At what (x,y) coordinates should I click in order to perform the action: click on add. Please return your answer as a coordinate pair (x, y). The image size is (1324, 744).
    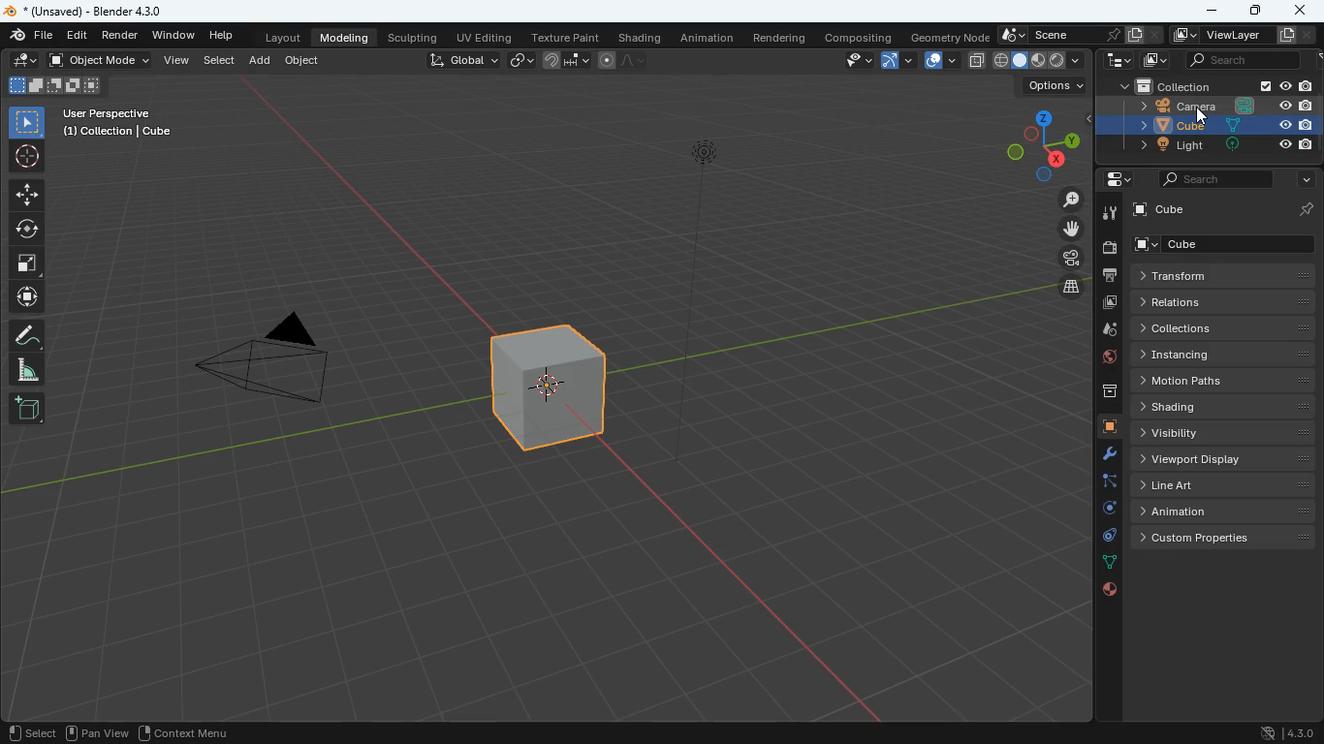
    Looking at the image, I should click on (259, 62).